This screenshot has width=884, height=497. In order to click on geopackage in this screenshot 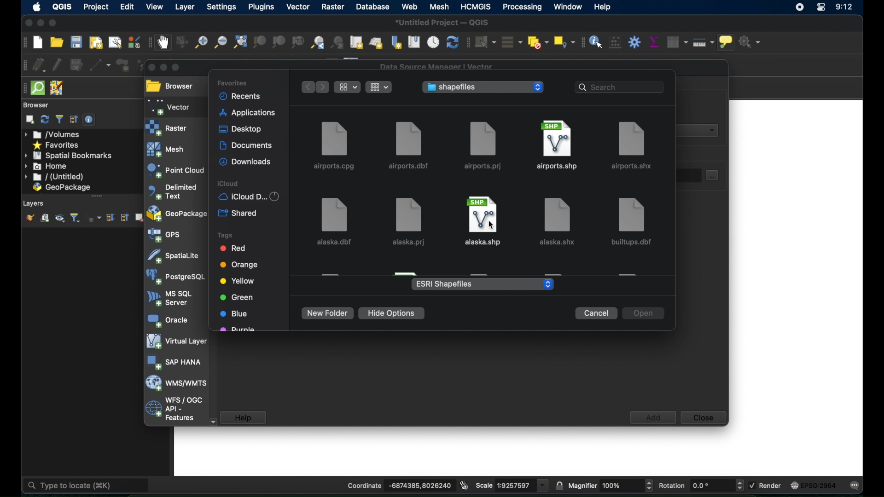, I will do `click(177, 214)`.